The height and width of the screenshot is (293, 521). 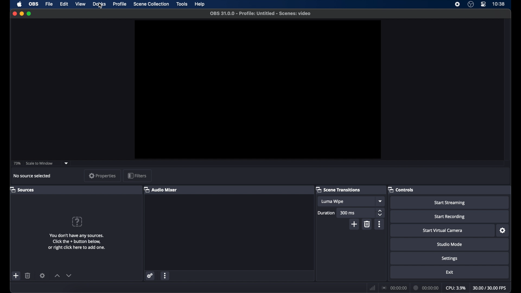 What do you see at coordinates (57, 275) in the screenshot?
I see `increment` at bounding box center [57, 275].